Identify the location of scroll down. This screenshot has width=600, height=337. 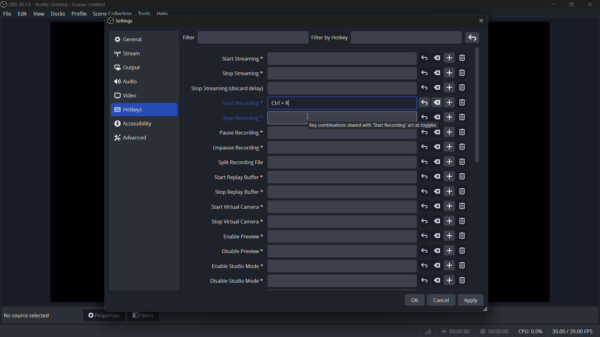
(478, 106).